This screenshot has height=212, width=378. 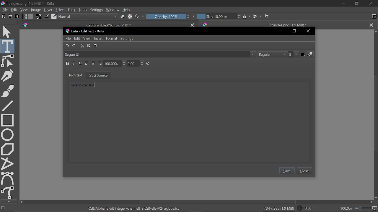 I want to click on View, so click(x=25, y=10).